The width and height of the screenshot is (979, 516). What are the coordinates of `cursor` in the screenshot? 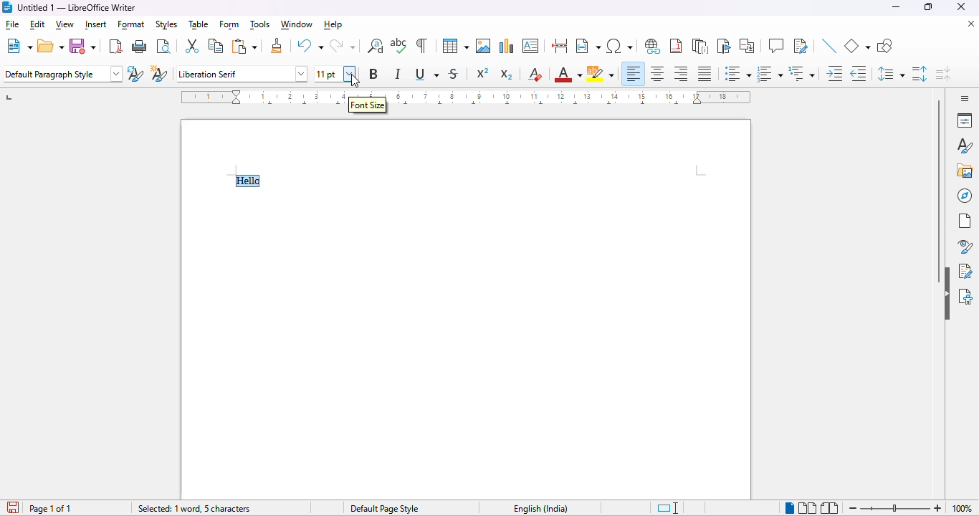 It's located at (355, 82).